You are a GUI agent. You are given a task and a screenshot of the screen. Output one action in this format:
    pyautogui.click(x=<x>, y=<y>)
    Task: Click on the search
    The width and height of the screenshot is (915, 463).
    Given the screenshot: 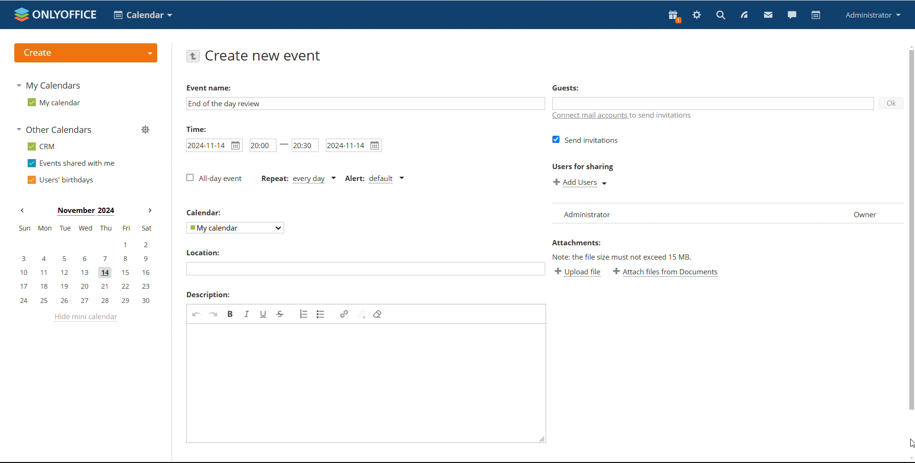 What is the action you would take?
    pyautogui.click(x=720, y=16)
    